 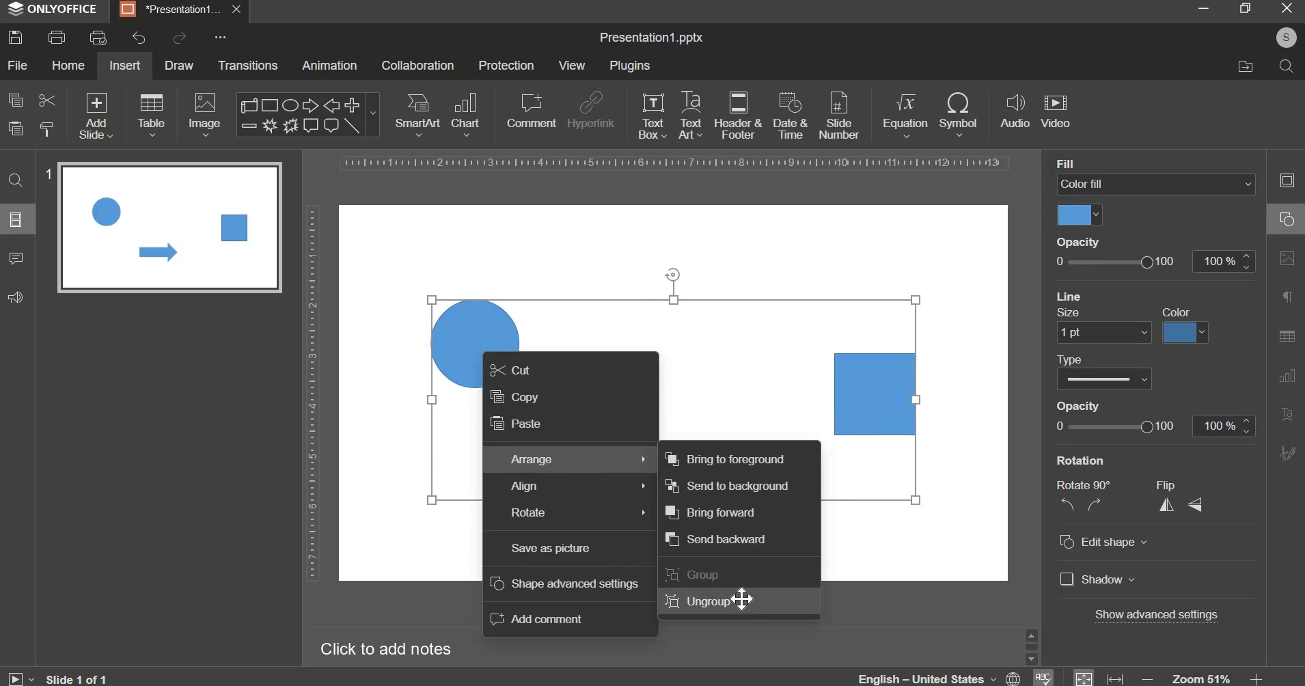 What do you see at coordinates (15, 297) in the screenshot?
I see `feedback` at bounding box center [15, 297].